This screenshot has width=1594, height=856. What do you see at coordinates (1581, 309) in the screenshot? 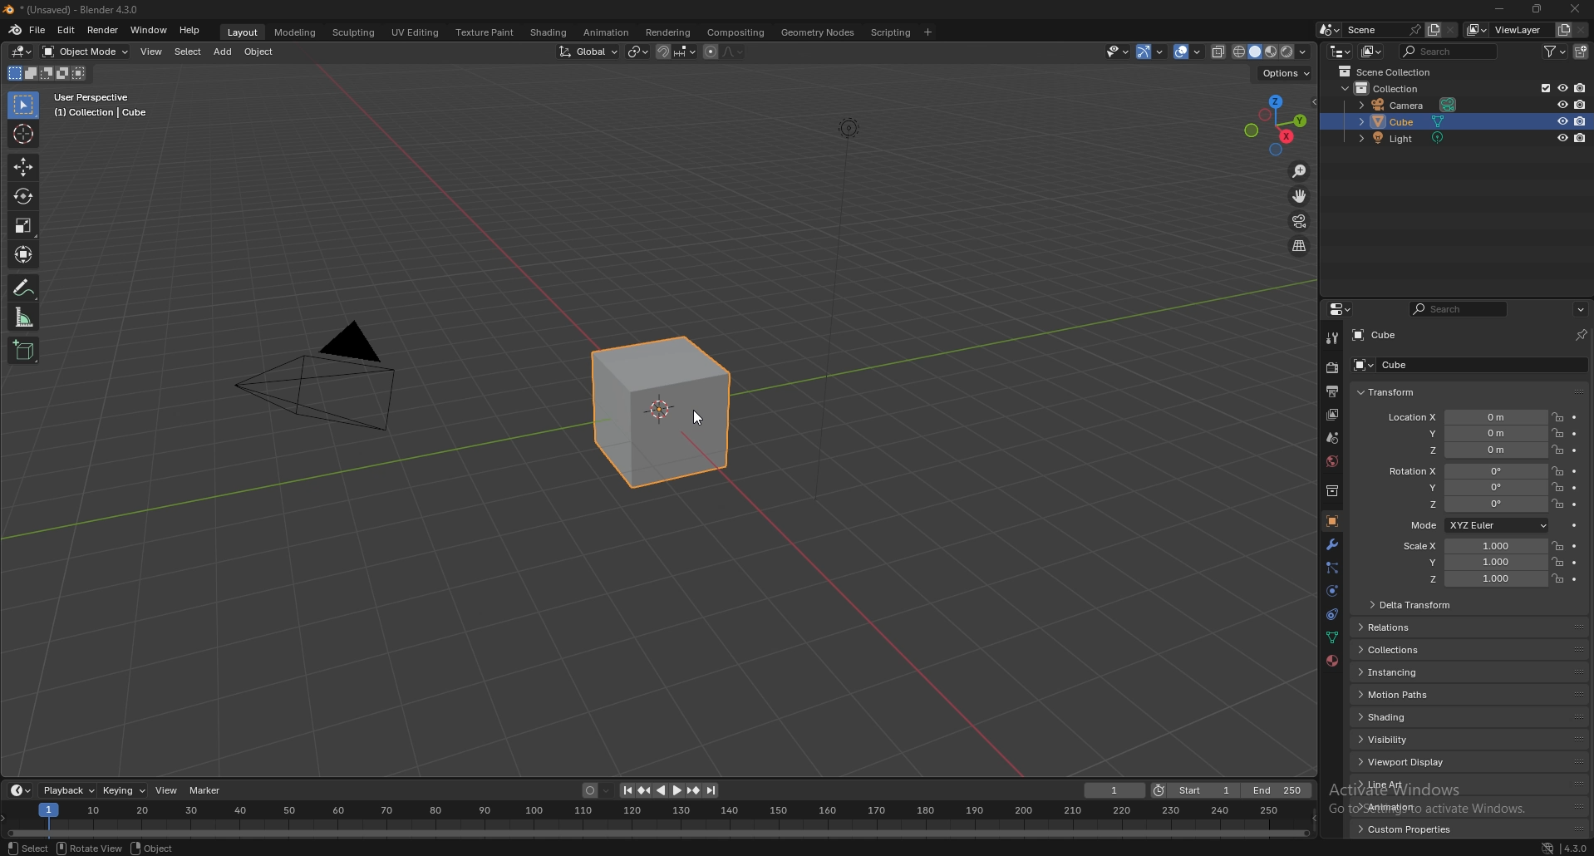
I see `options` at bounding box center [1581, 309].